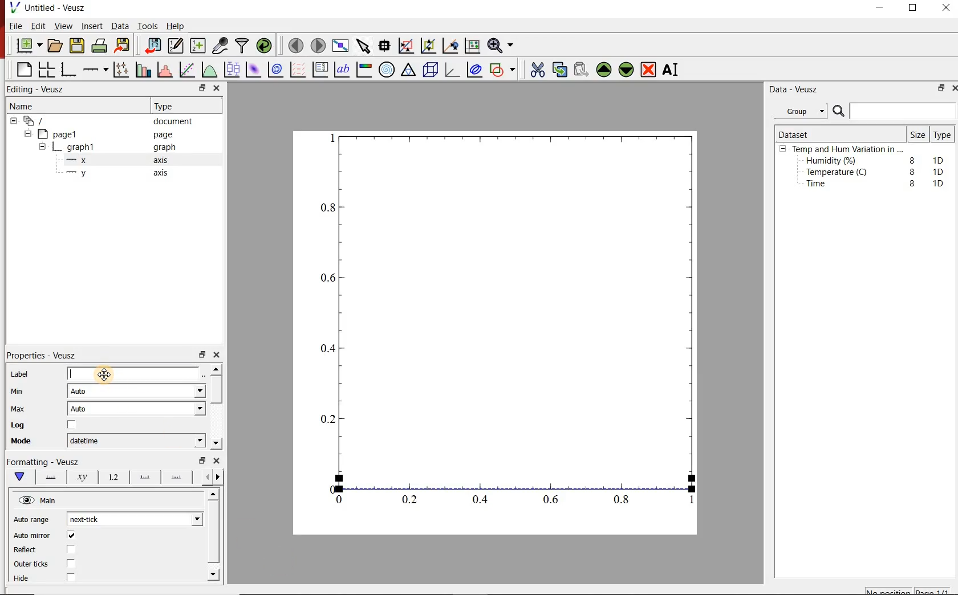 This screenshot has height=595, width=958. What do you see at coordinates (186, 441) in the screenshot?
I see `Mode dropdown` at bounding box center [186, 441].